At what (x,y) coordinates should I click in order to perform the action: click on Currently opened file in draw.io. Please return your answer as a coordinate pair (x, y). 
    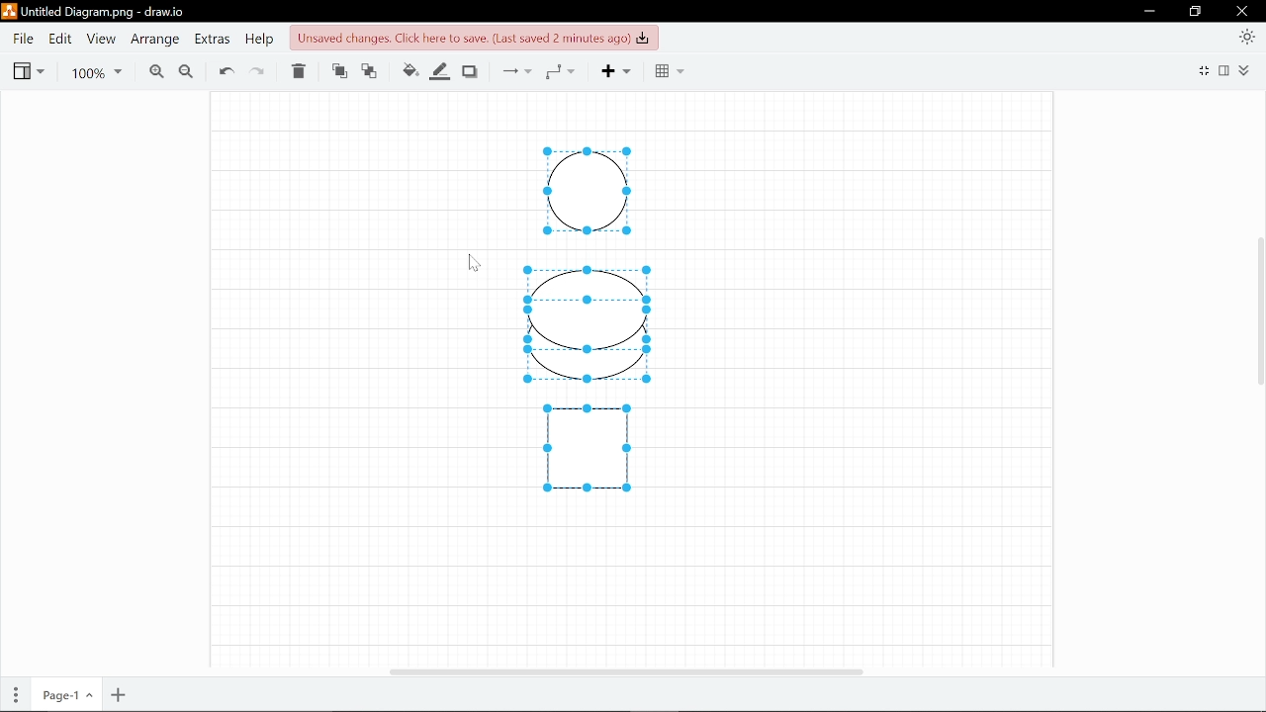
    Looking at the image, I should click on (97, 13).